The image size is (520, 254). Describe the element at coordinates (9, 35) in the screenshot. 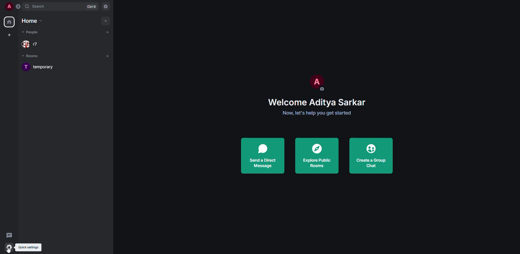

I see `create space` at that location.